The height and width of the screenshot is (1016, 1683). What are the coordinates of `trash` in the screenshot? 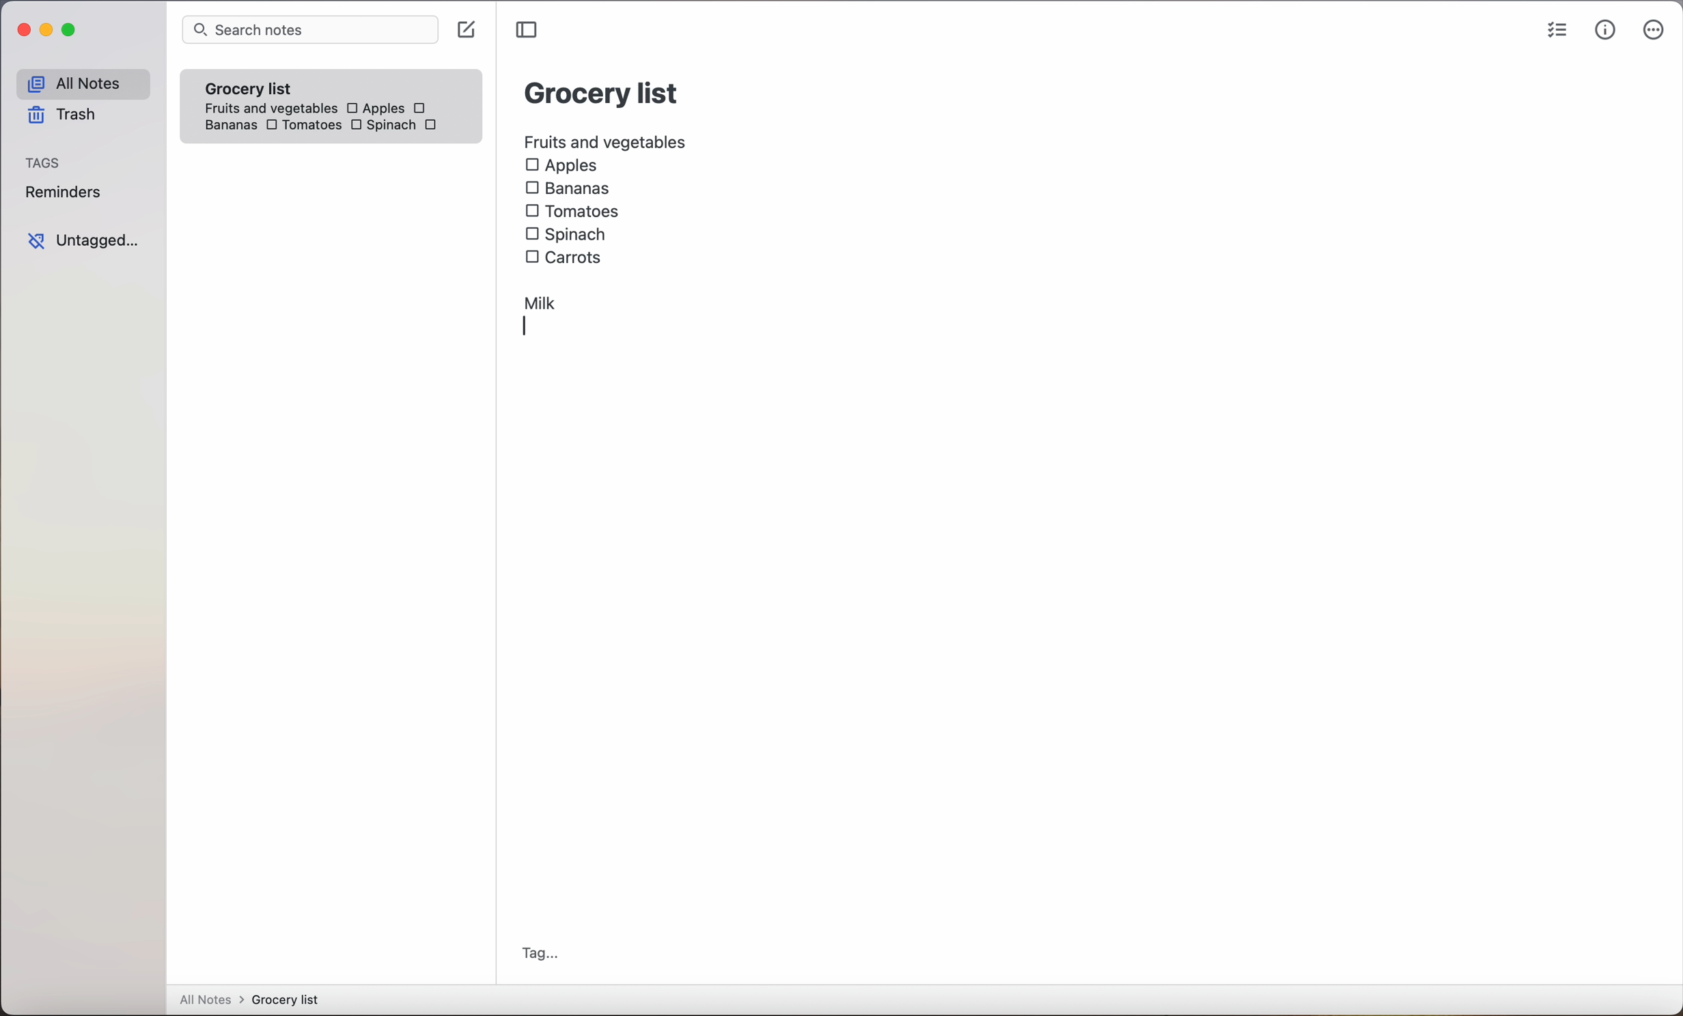 It's located at (60, 117).